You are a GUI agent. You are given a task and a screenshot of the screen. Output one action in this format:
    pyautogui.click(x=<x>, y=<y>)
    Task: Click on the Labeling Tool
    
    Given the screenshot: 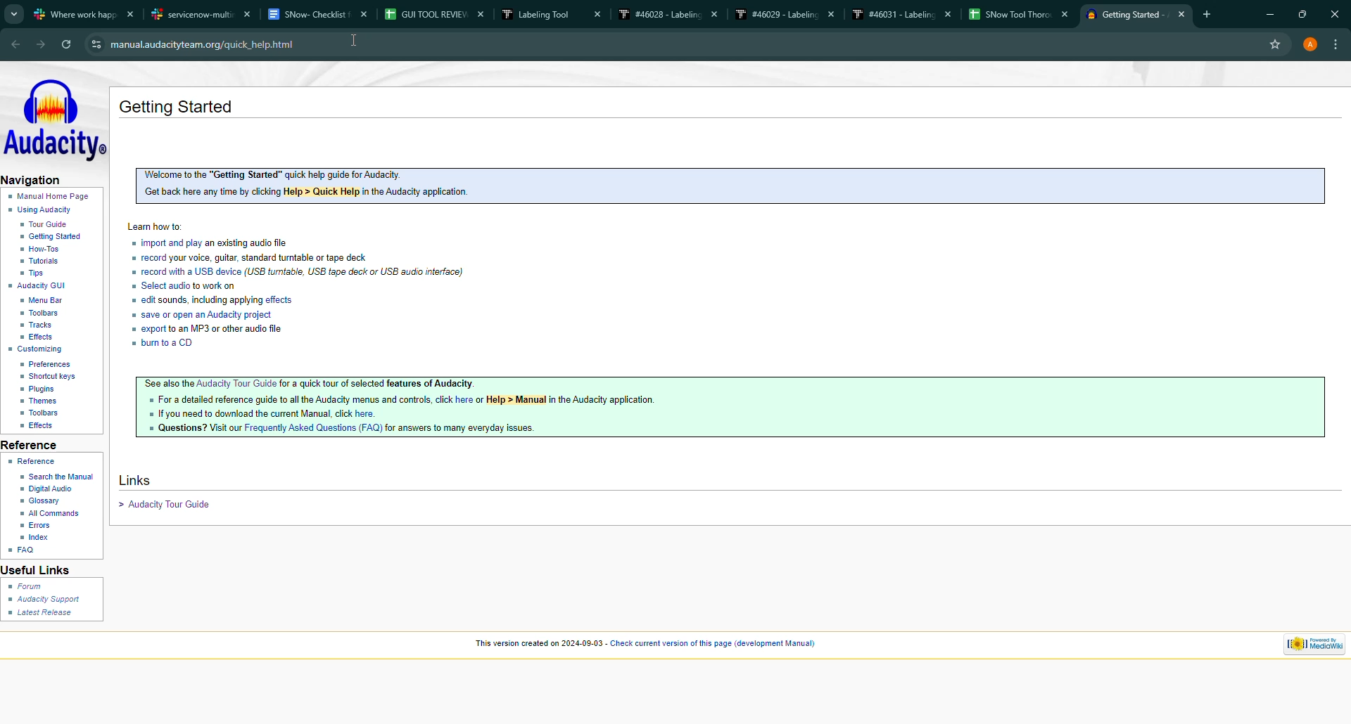 What is the action you would take?
    pyautogui.click(x=552, y=14)
    